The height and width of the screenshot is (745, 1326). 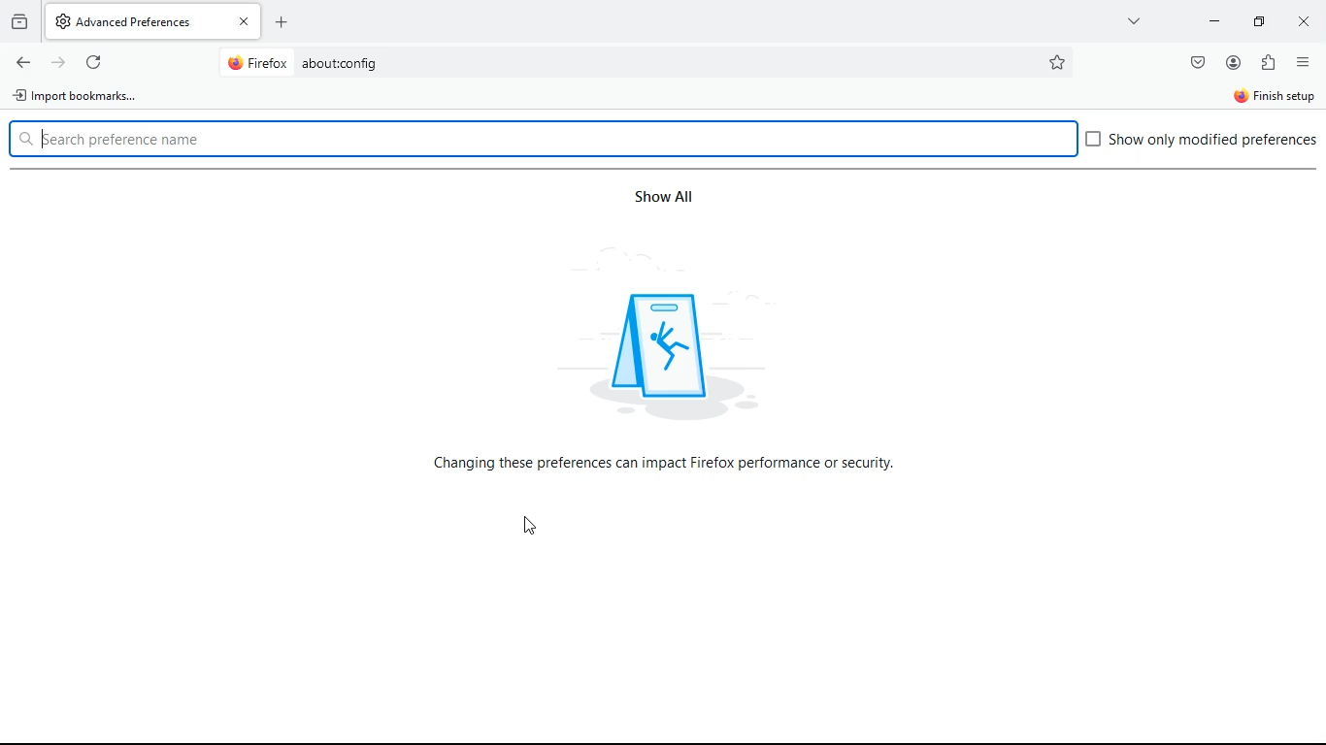 I want to click on icon, so click(x=671, y=349).